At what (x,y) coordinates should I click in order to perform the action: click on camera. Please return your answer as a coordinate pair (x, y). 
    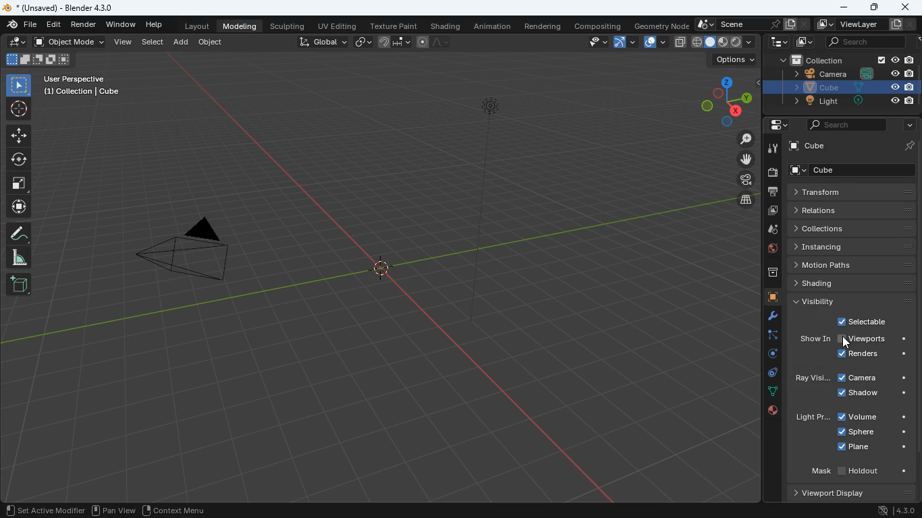
    Looking at the image, I should click on (842, 74).